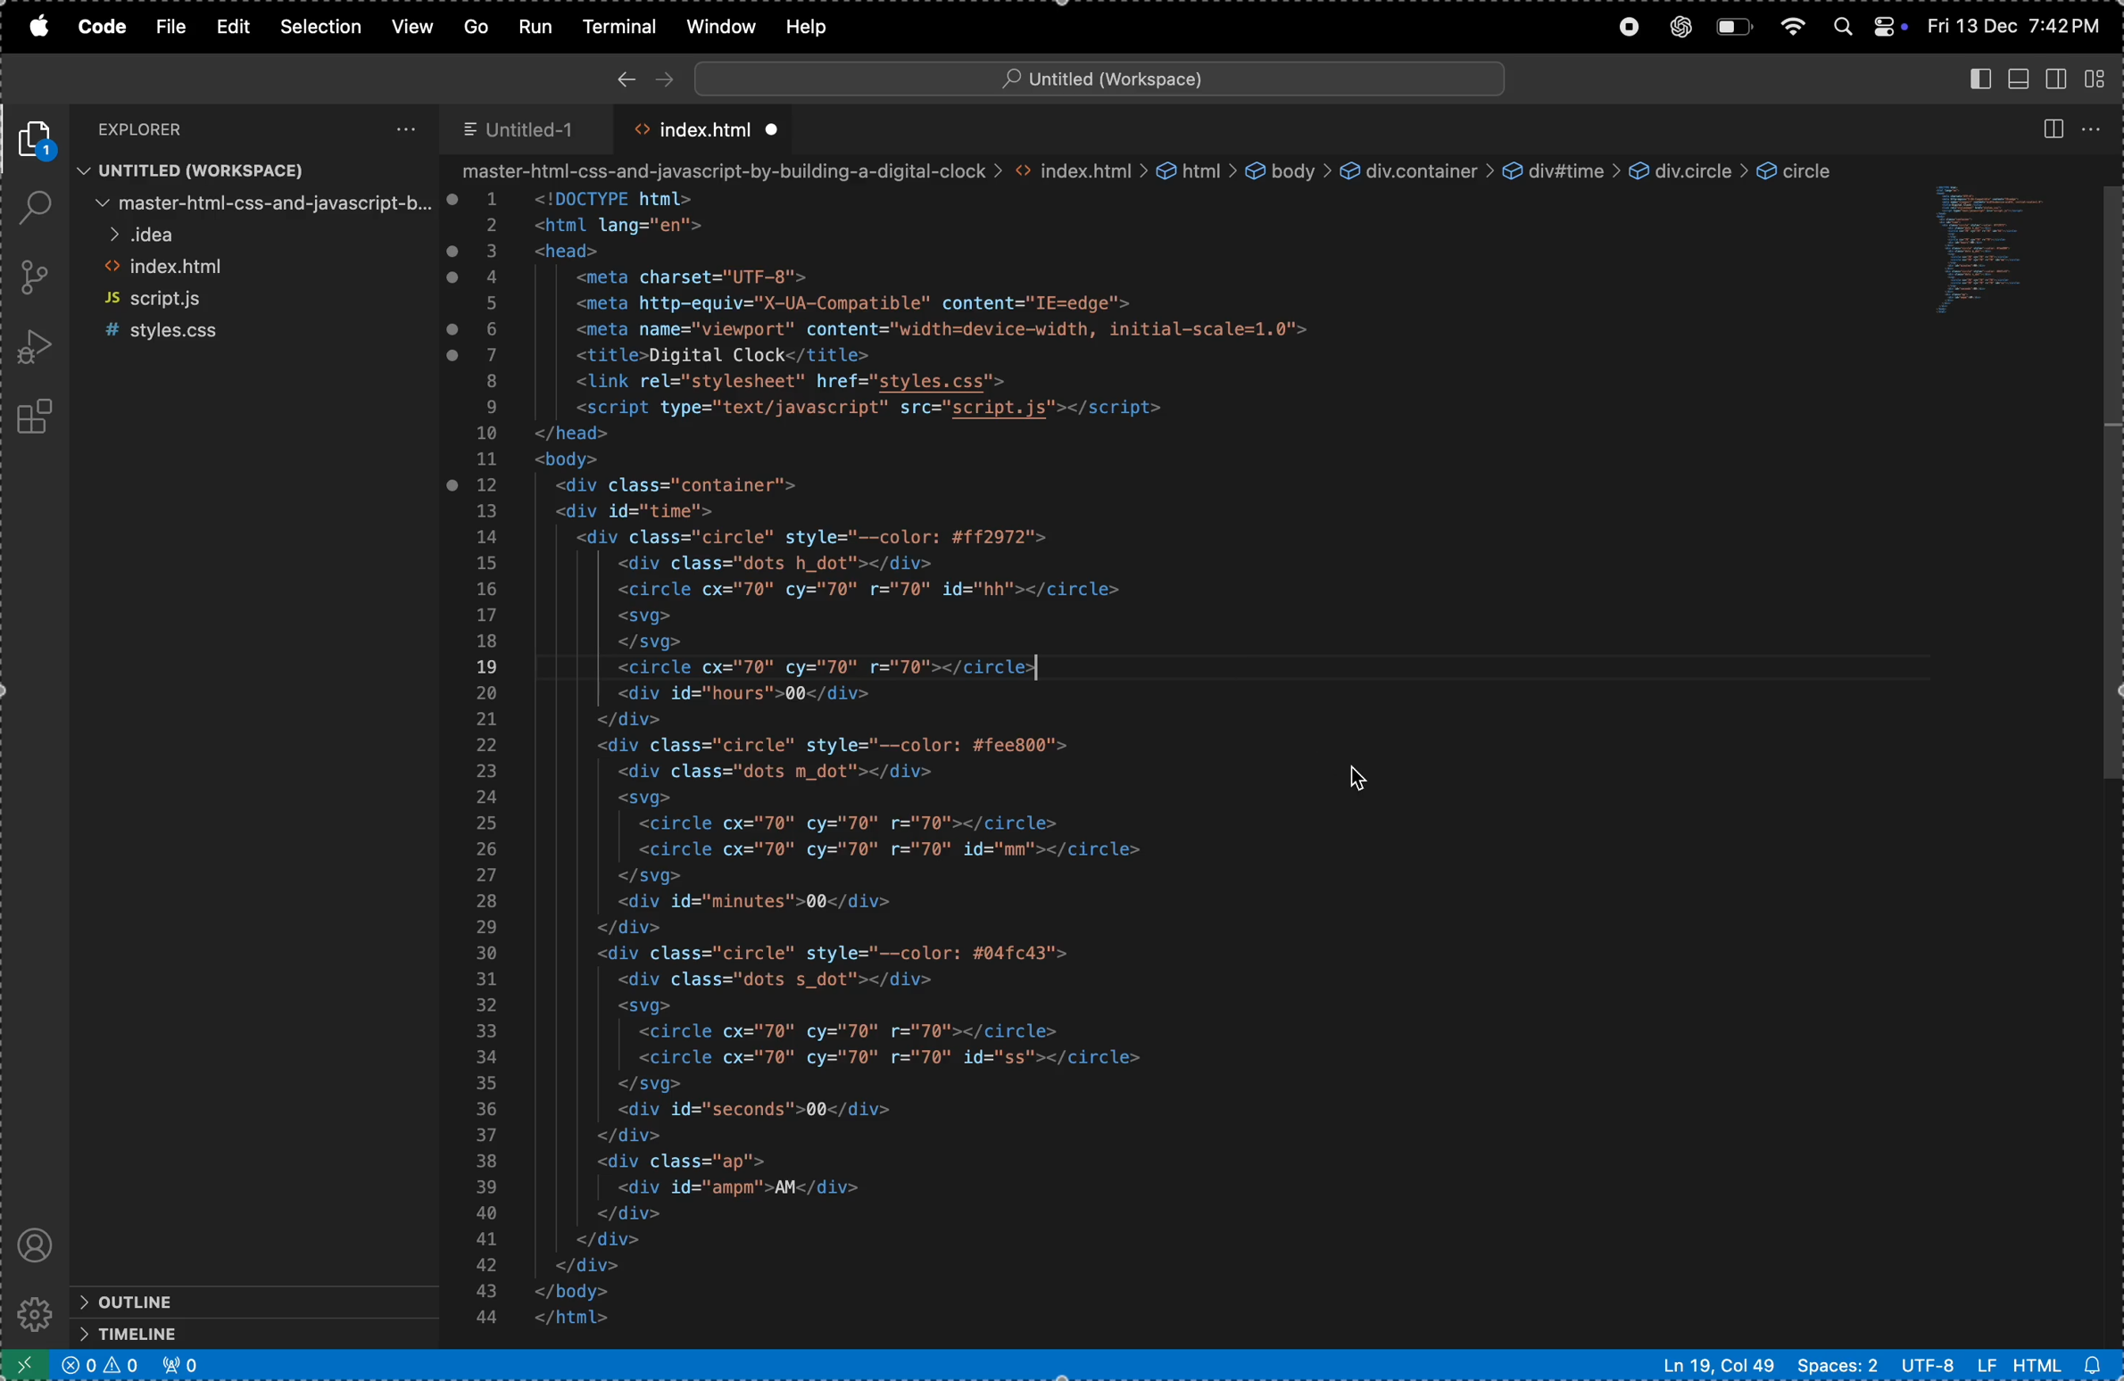 The image size is (2124, 1381). What do you see at coordinates (170, 29) in the screenshot?
I see `file` at bounding box center [170, 29].